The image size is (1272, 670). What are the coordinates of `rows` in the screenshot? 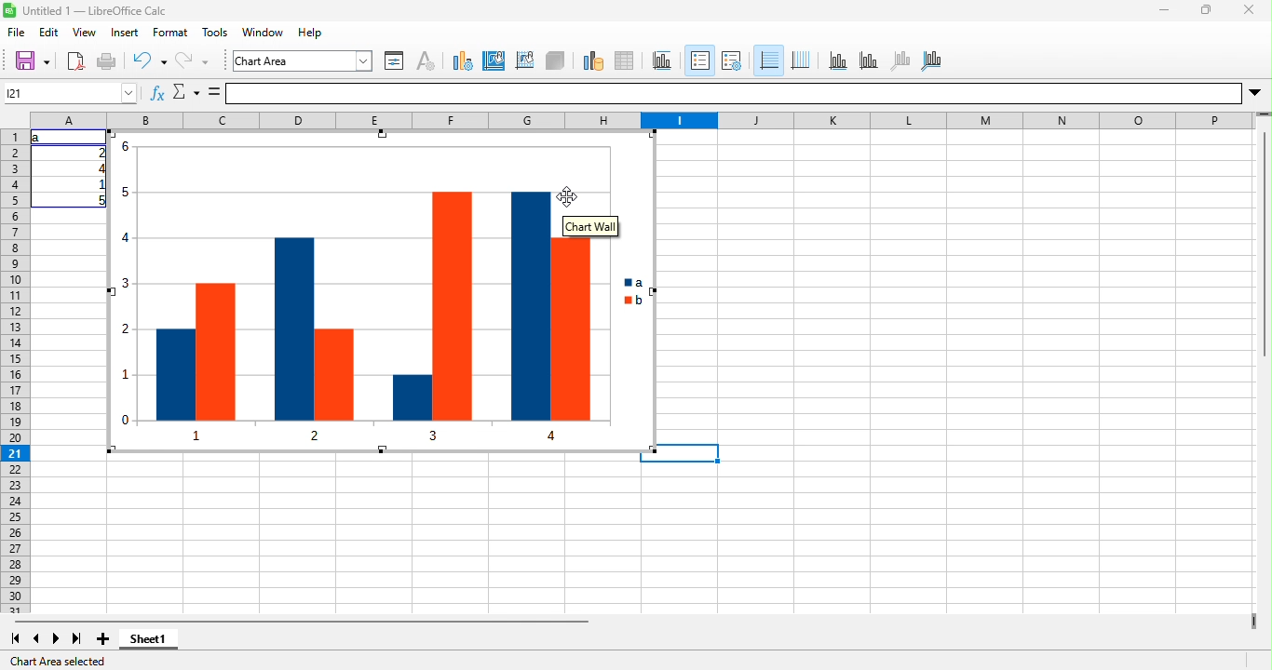 It's located at (16, 371).